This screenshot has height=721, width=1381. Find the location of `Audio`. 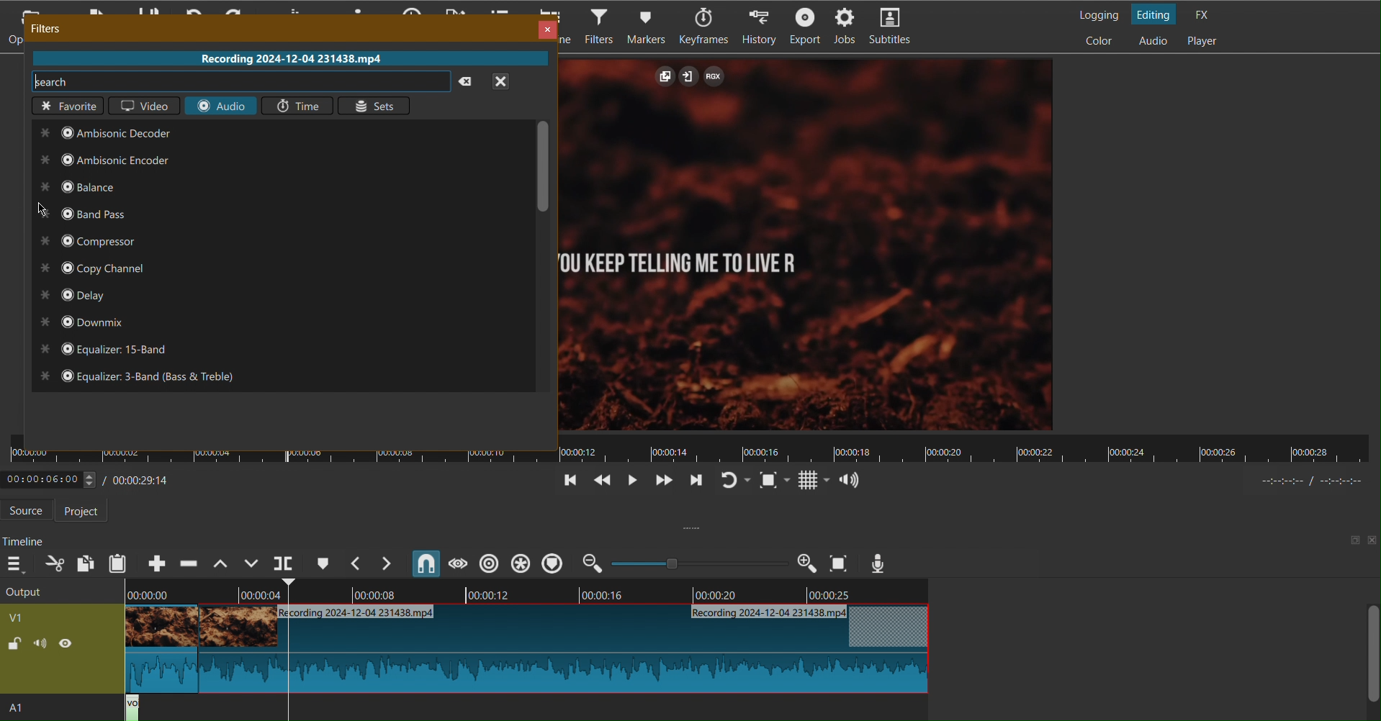

Audio is located at coordinates (219, 105).